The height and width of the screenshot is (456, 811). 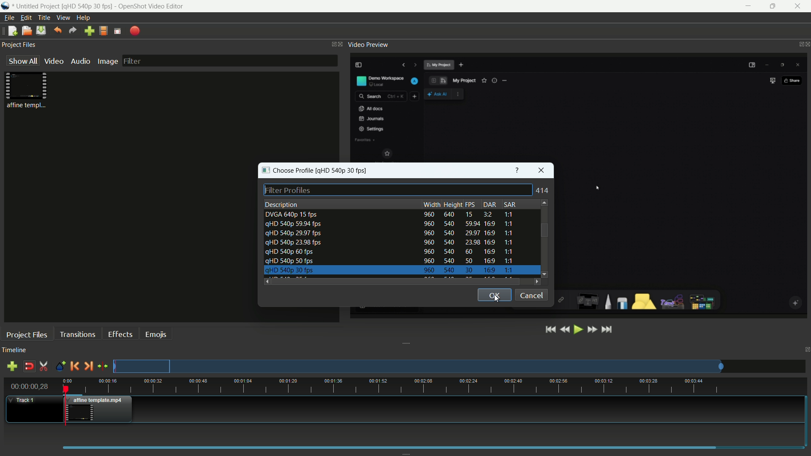 What do you see at coordinates (14, 366) in the screenshot?
I see `add track` at bounding box center [14, 366].